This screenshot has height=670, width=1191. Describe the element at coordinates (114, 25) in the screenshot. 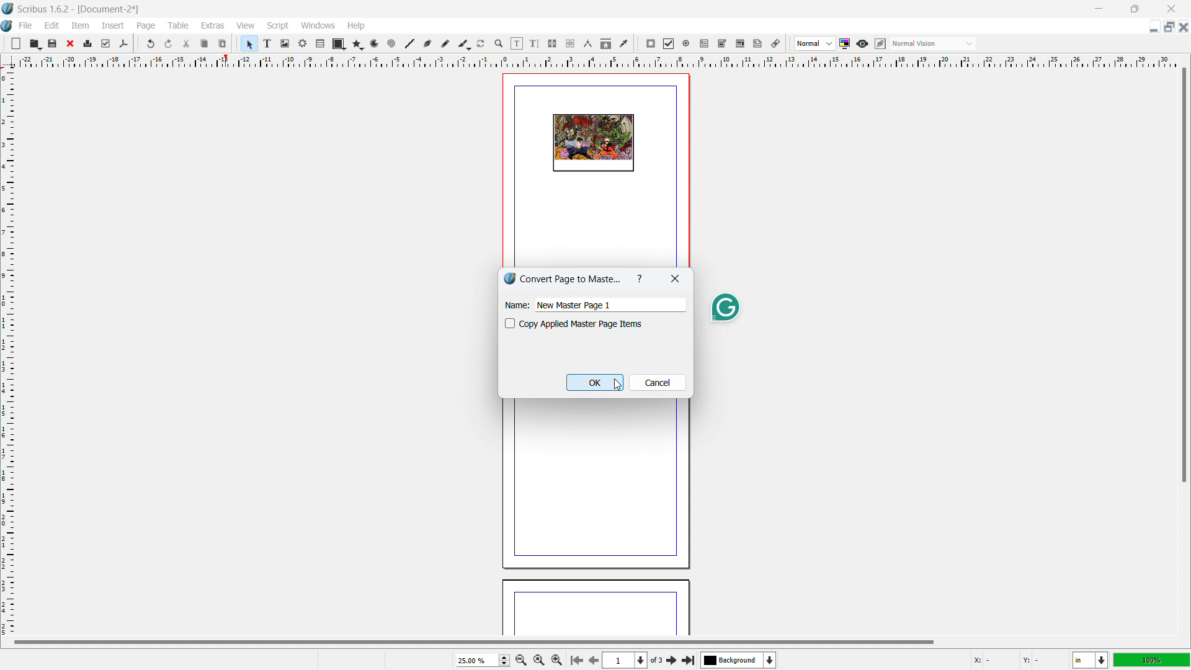

I see `insert` at that location.